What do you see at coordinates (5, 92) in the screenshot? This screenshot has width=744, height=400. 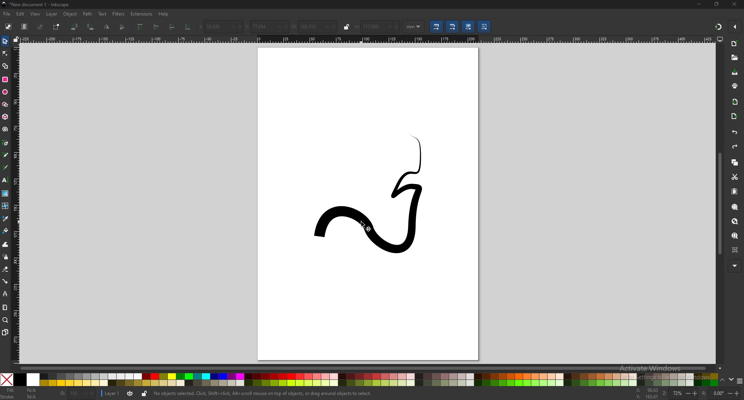 I see `ellipse` at bounding box center [5, 92].